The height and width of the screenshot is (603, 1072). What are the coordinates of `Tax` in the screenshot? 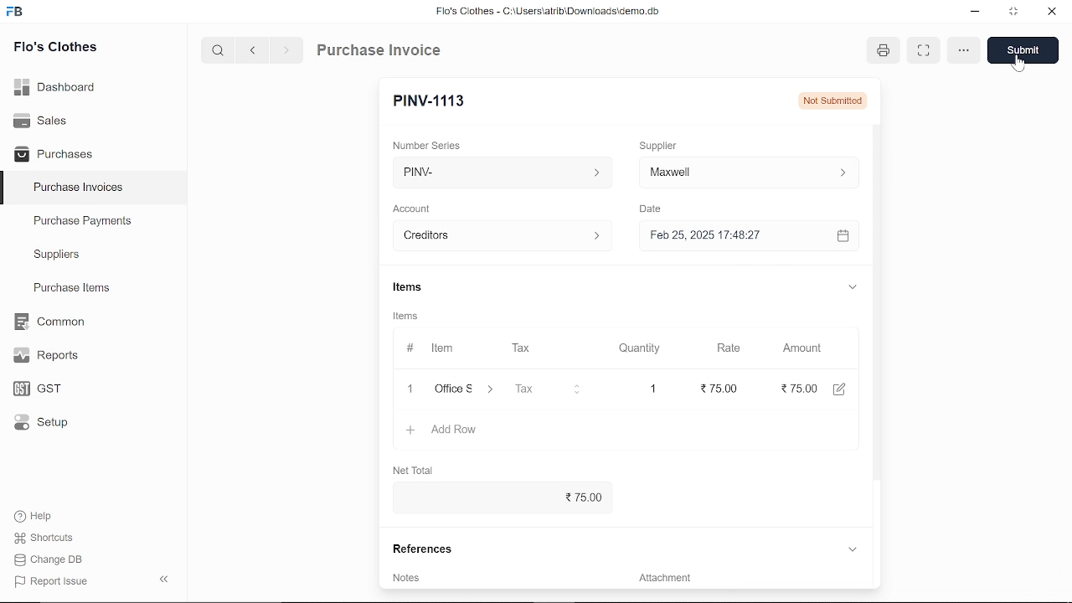 It's located at (524, 348).